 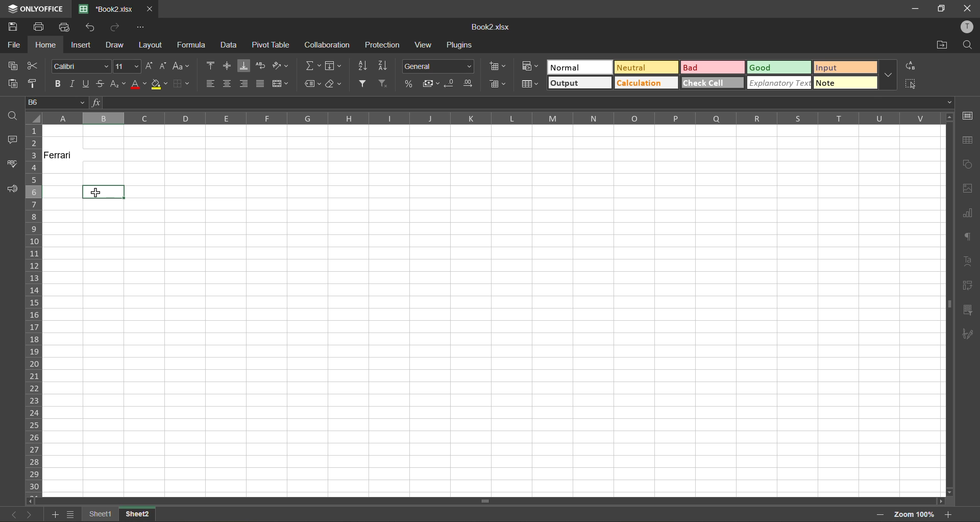 I want to click on scroll down, so click(x=950, y=492).